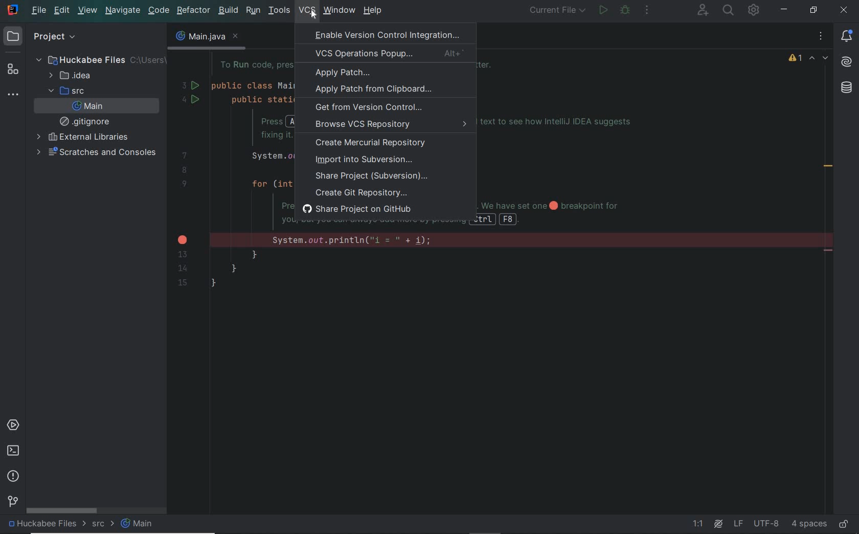 The width and height of the screenshot is (859, 534). I want to click on share project on Github, so click(364, 210).